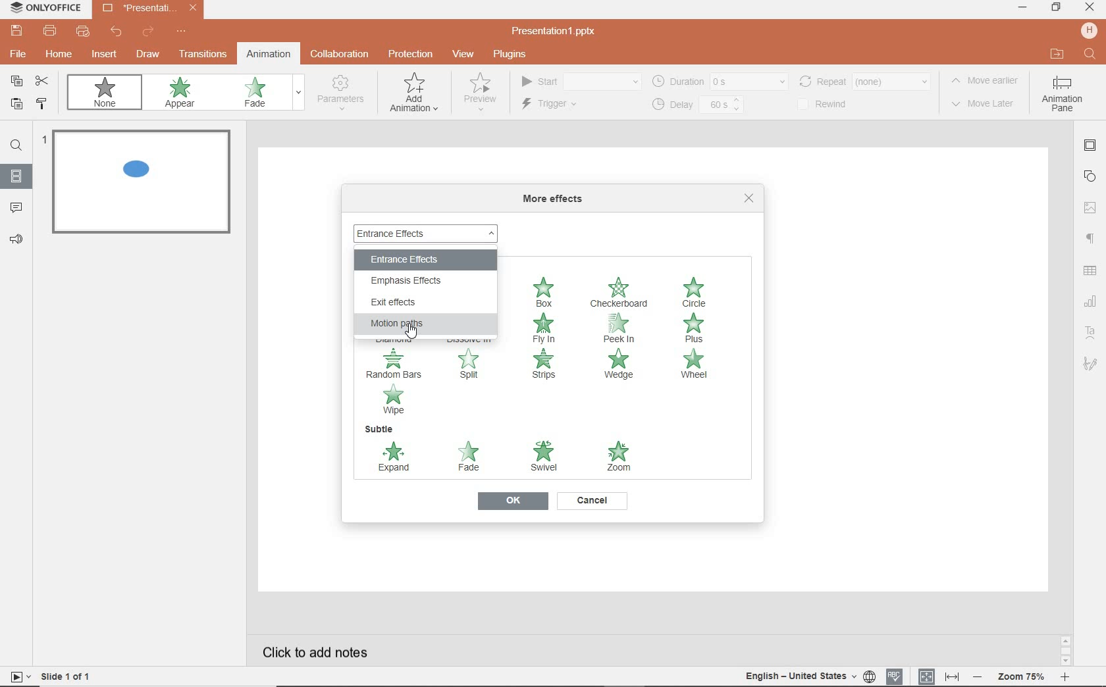 The width and height of the screenshot is (1106, 687). What do you see at coordinates (473, 369) in the screenshot?
I see `SPLIT` at bounding box center [473, 369].